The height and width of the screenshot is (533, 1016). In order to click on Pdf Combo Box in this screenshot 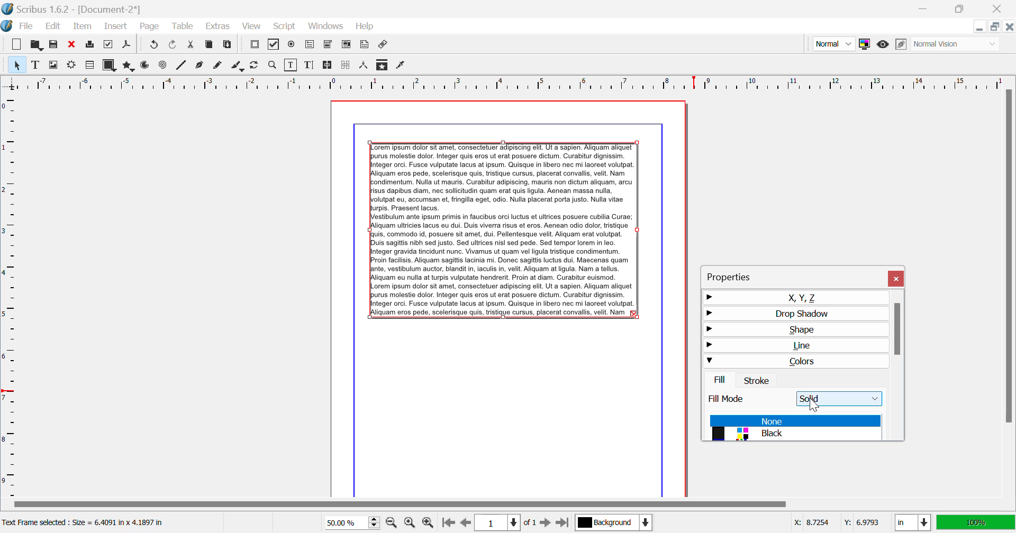, I will do `click(328, 45)`.